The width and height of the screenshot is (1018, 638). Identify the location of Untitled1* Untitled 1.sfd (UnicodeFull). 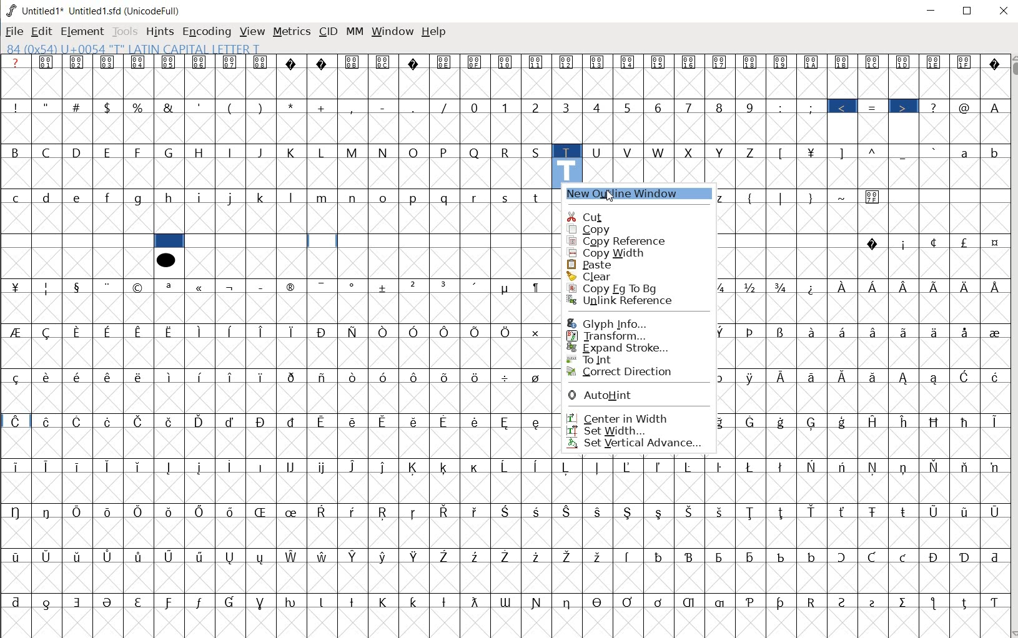
(99, 10).